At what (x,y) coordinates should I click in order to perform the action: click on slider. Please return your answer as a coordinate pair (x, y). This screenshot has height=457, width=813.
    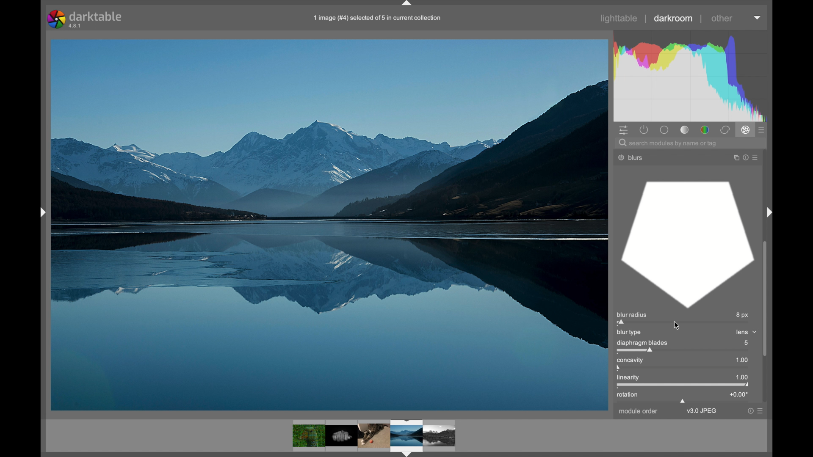
    Looking at the image, I should click on (684, 385).